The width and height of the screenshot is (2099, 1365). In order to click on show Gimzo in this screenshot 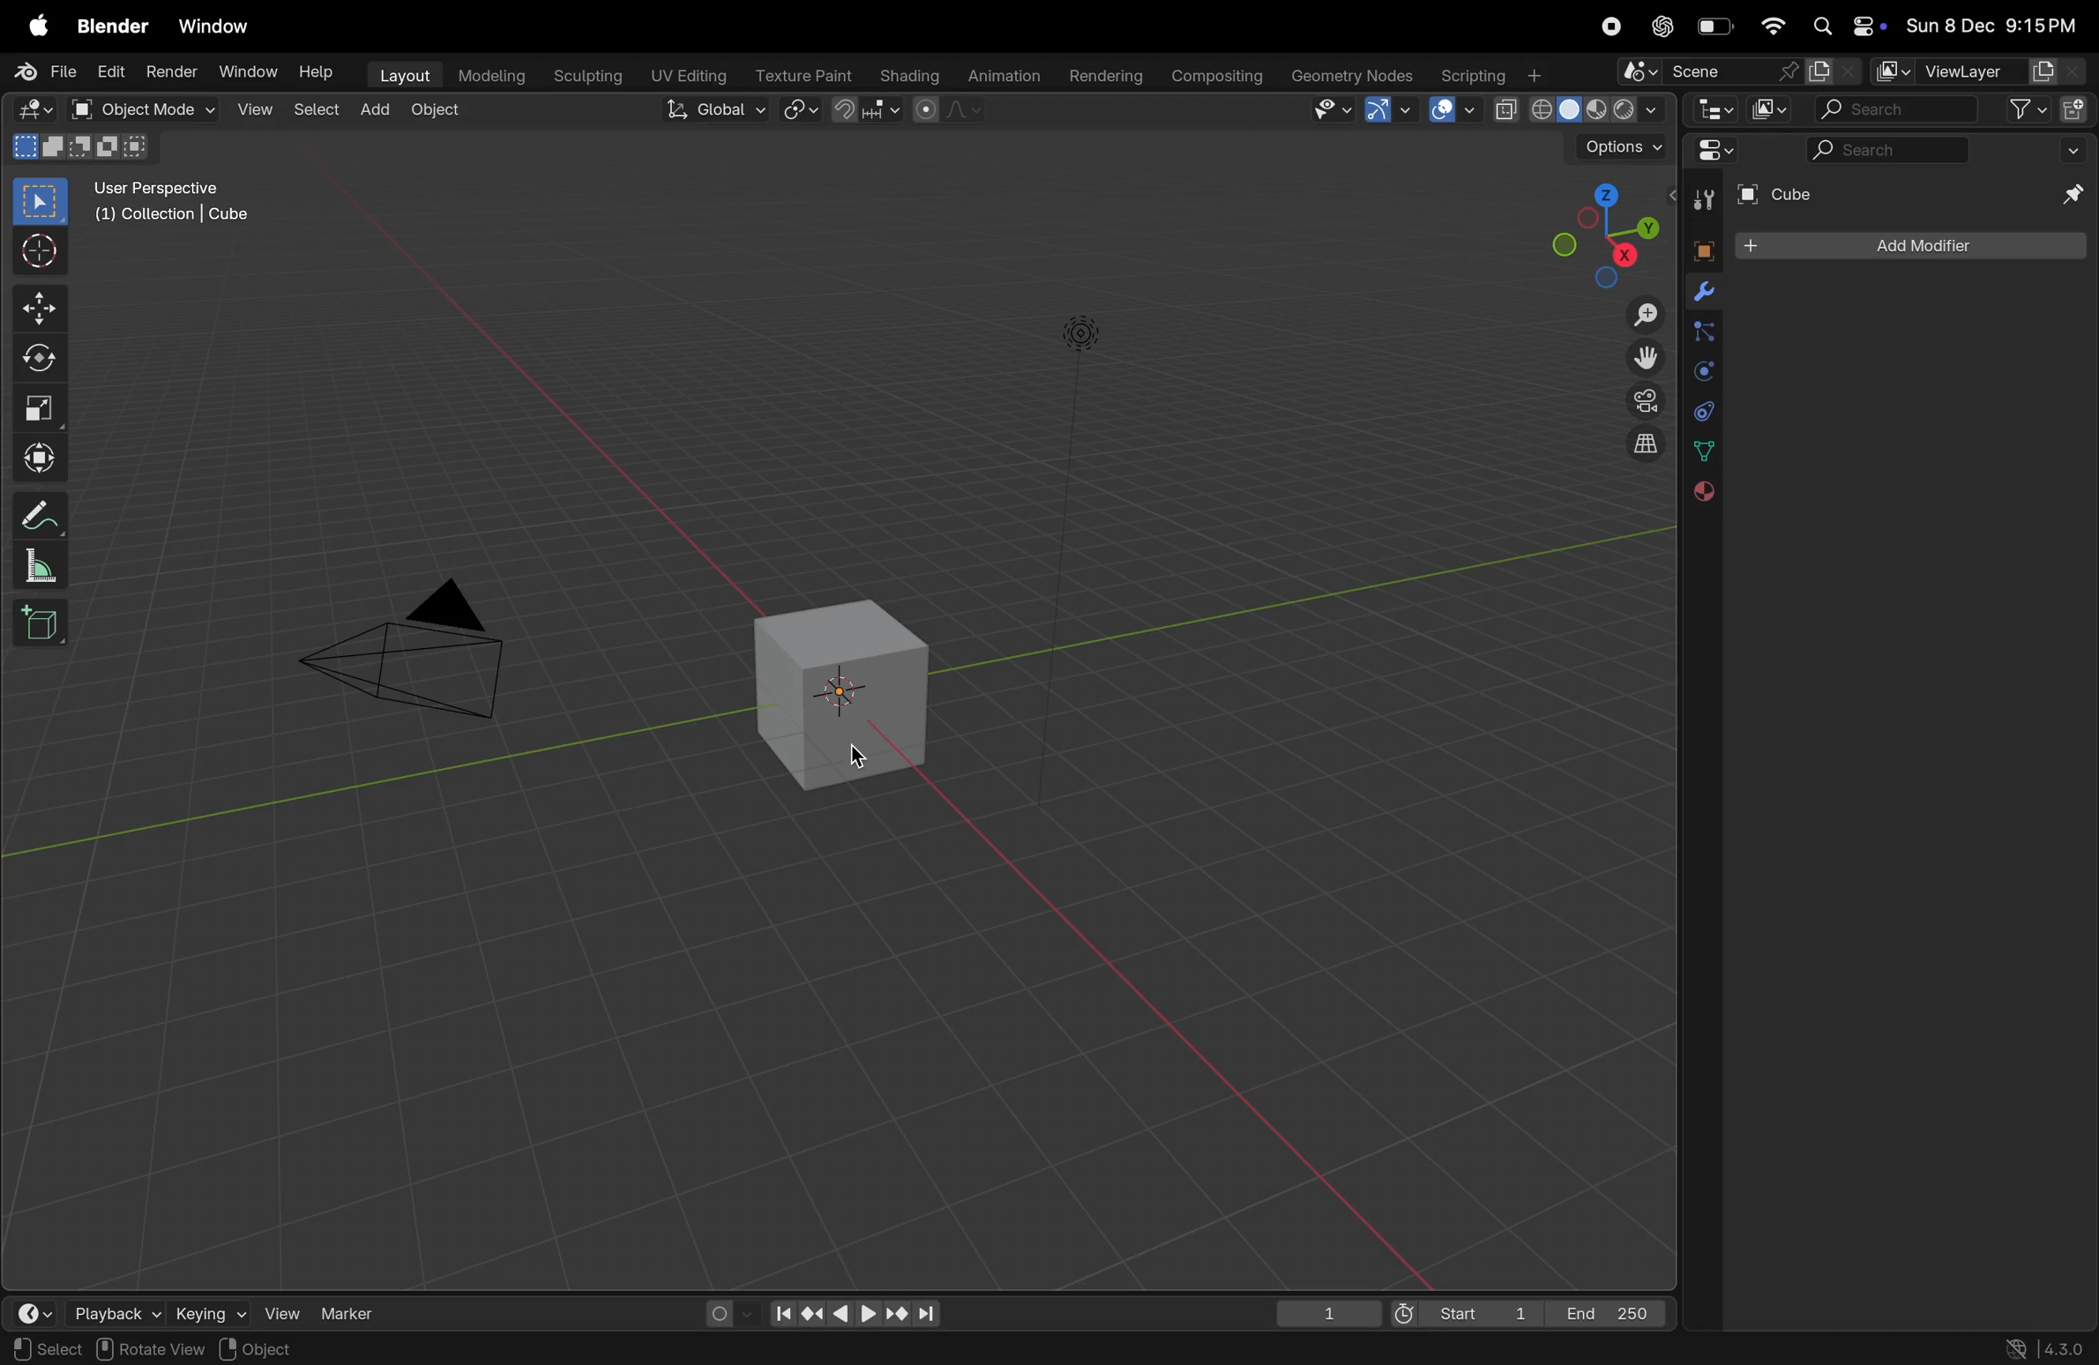, I will do `click(1386, 112)`.